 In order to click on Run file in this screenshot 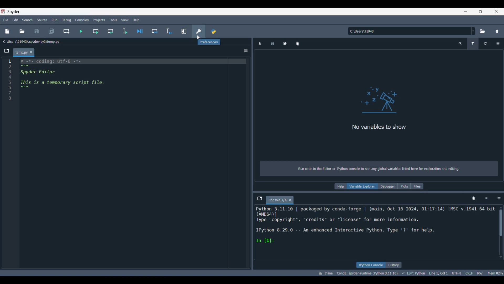, I will do `click(81, 31)`.